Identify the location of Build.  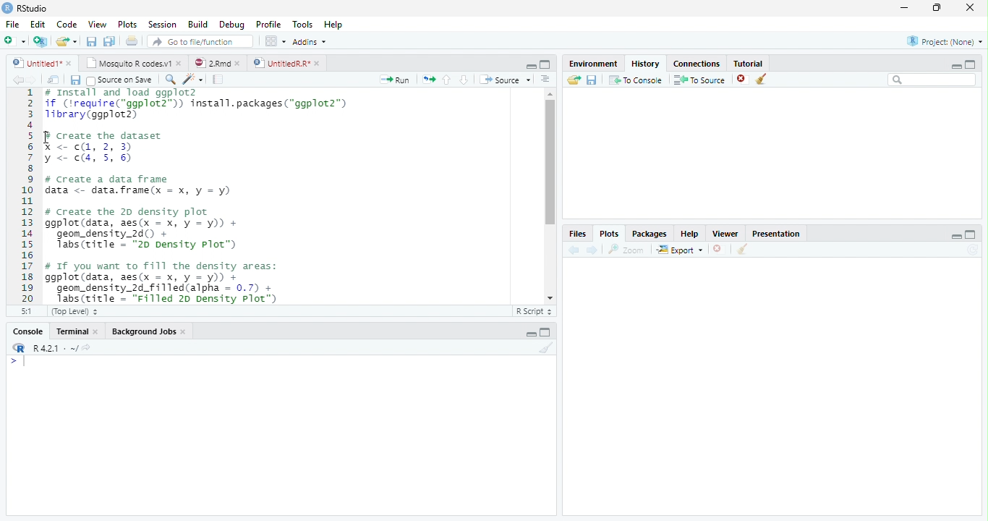
(197, 24).